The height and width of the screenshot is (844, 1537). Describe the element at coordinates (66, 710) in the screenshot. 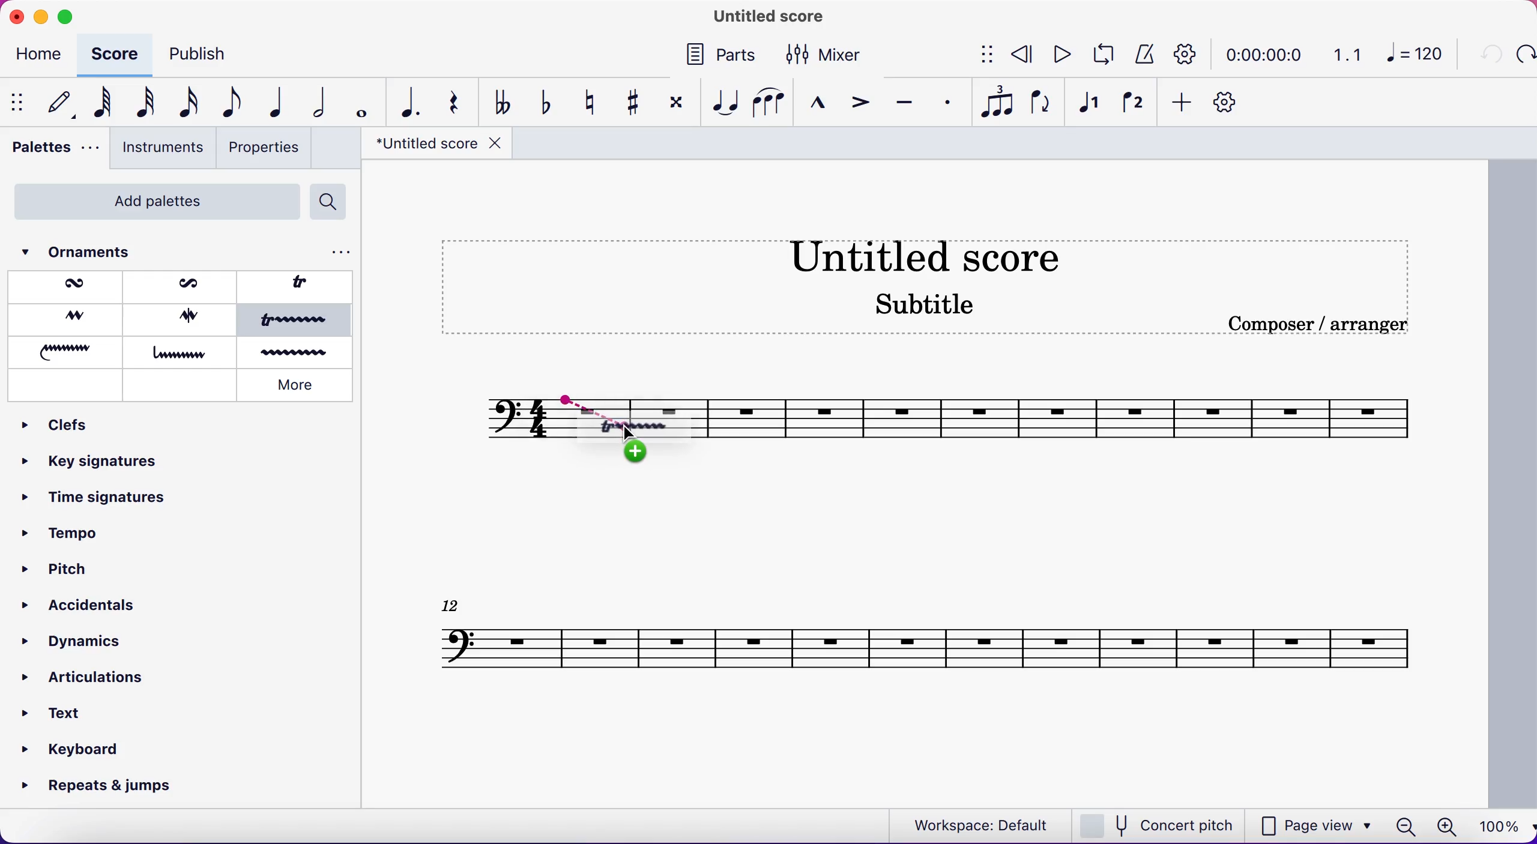

I see `text` at that location.